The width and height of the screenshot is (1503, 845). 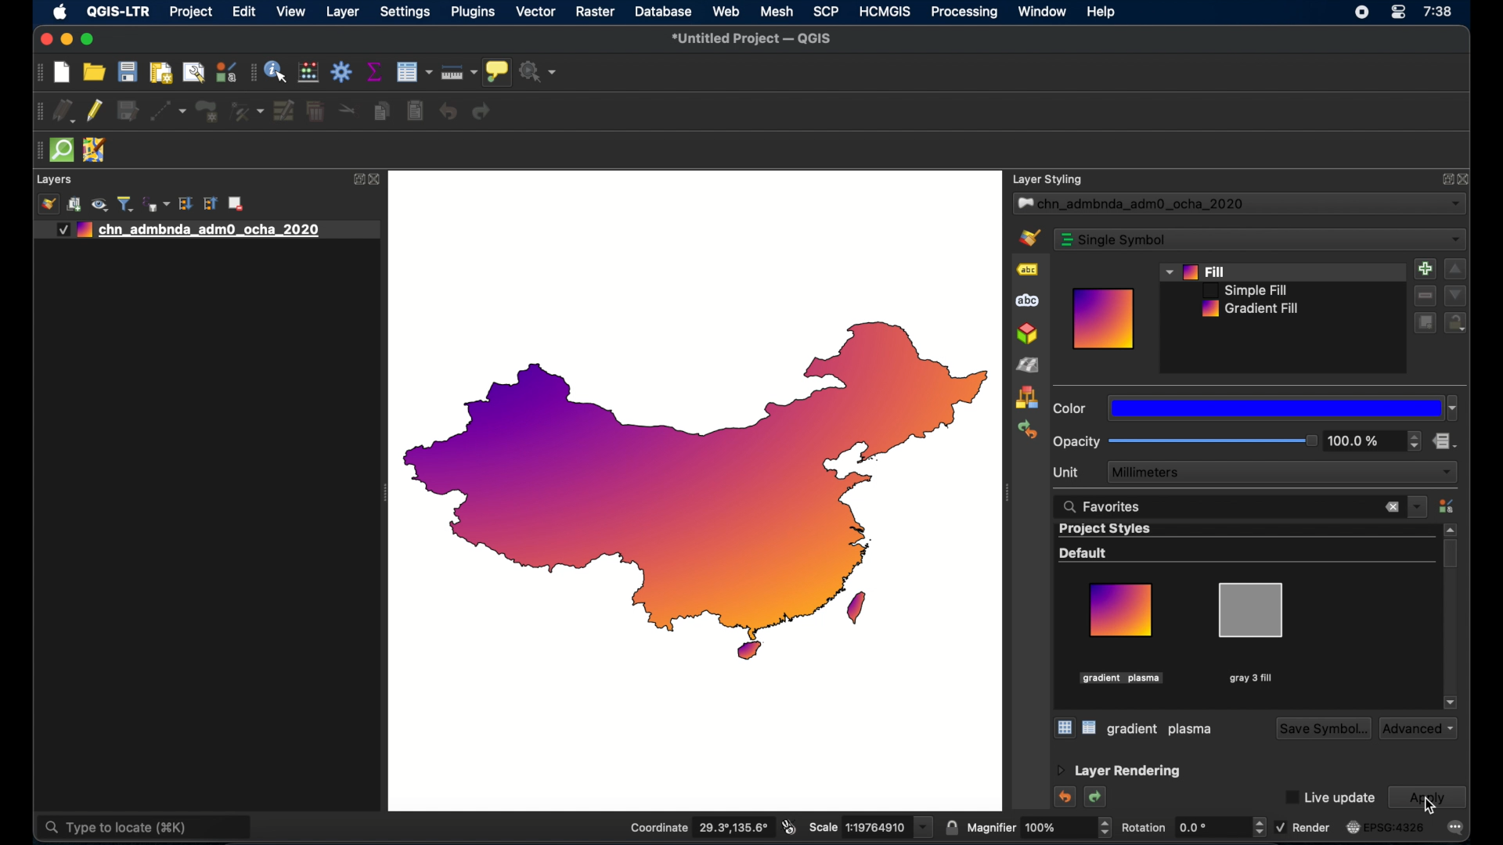 What do you see at coordinates (1282, 408) in the screenshot?
I see `dropdown` at bounding box center [1282, 408].